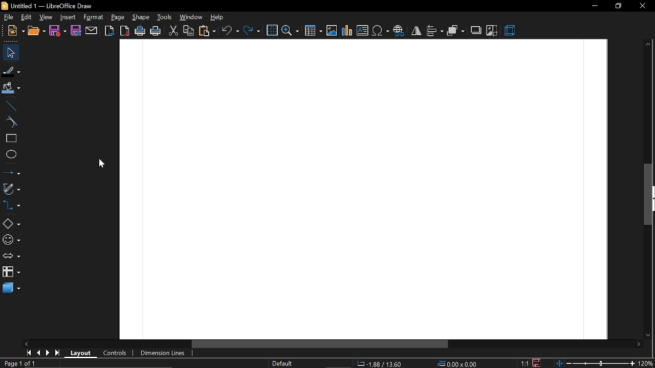 This screenshot has width=655, height=368. I want to click on export as pdf, so click(125, 30).